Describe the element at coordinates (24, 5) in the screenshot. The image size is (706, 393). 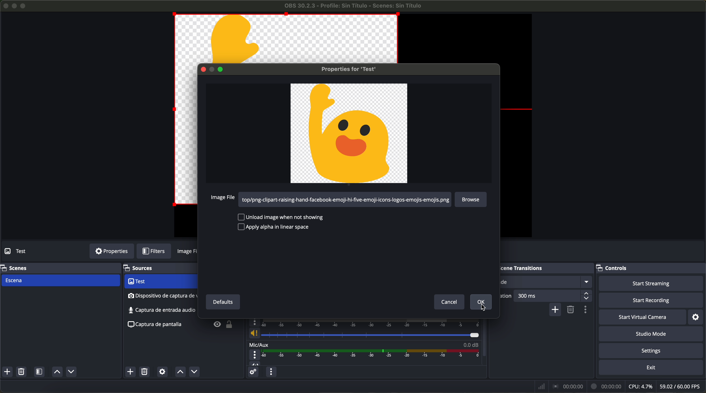
I see `maximize program` at that location.